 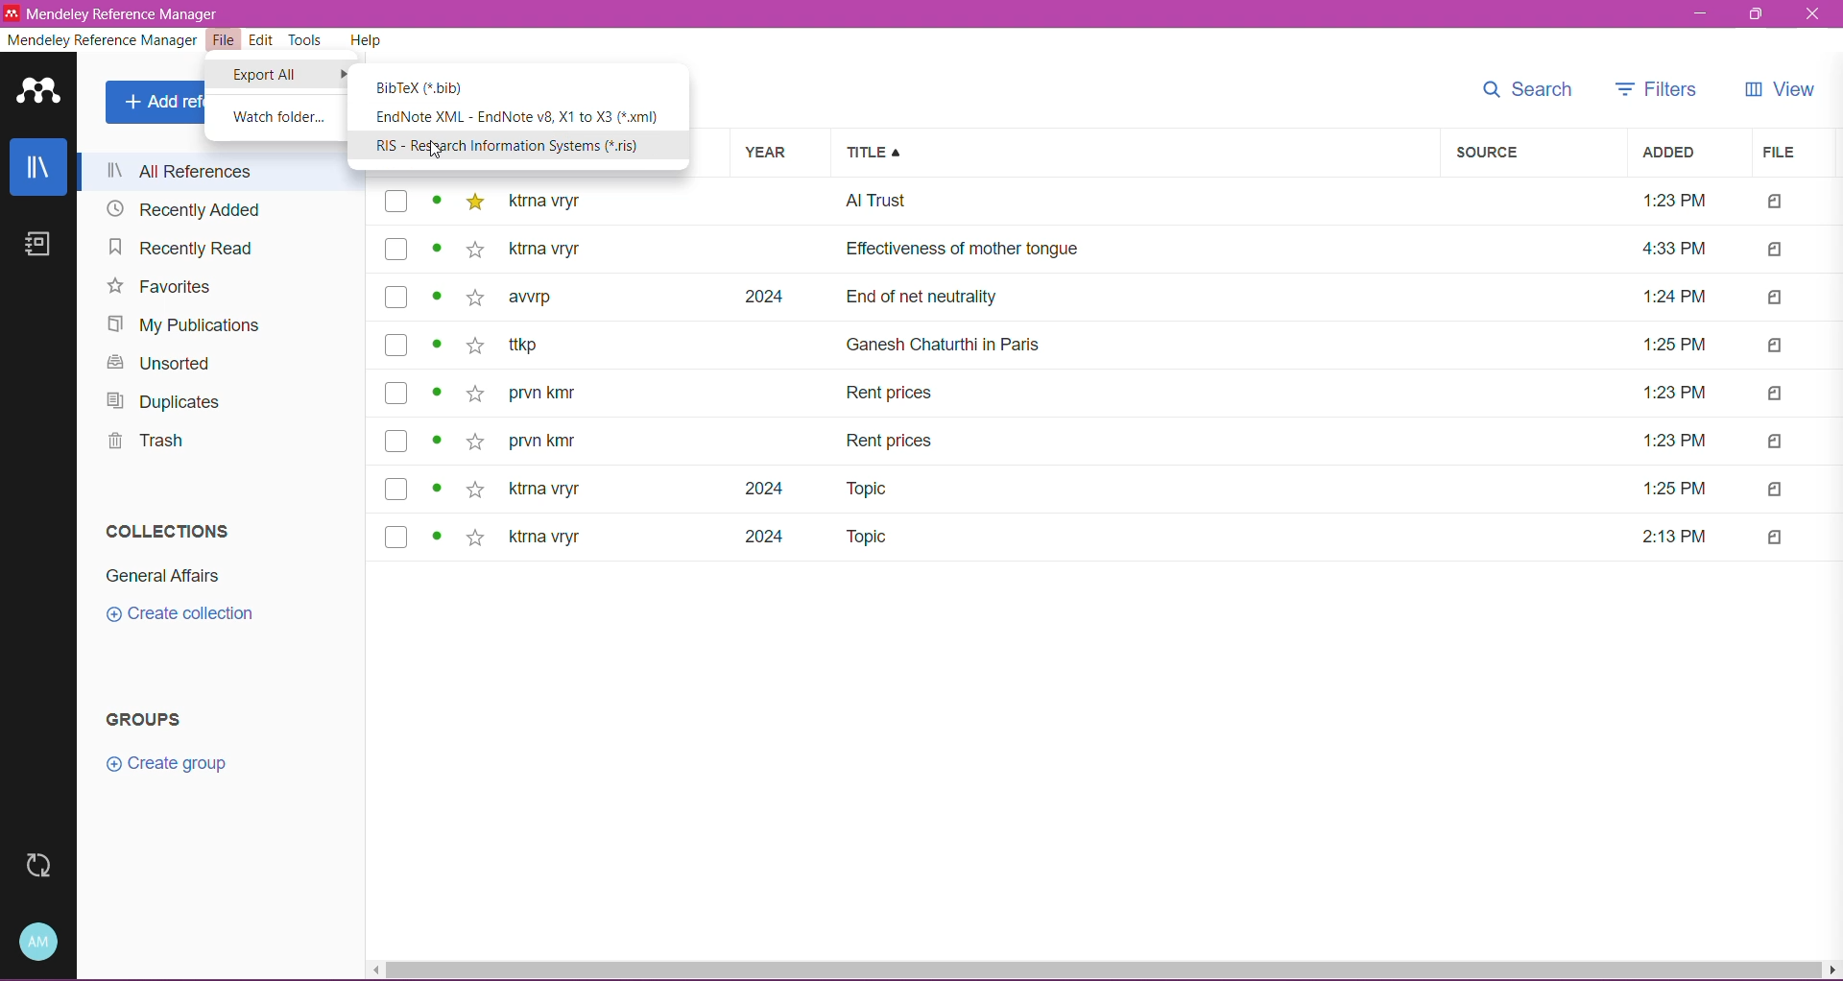 What do you see at coordinates (1536, 153) in the screenshot?
I see `Source` at bounding box center [1536, 153].